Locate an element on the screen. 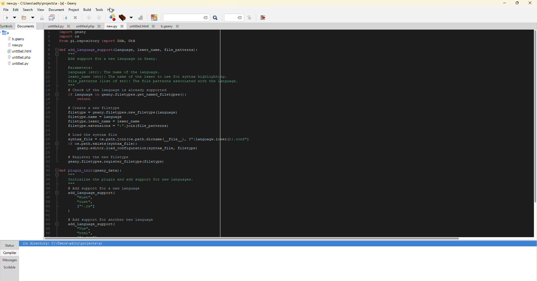 Image resolution: width=537 pixels, height=281 pixels. a is located at coordinates (6, 33).